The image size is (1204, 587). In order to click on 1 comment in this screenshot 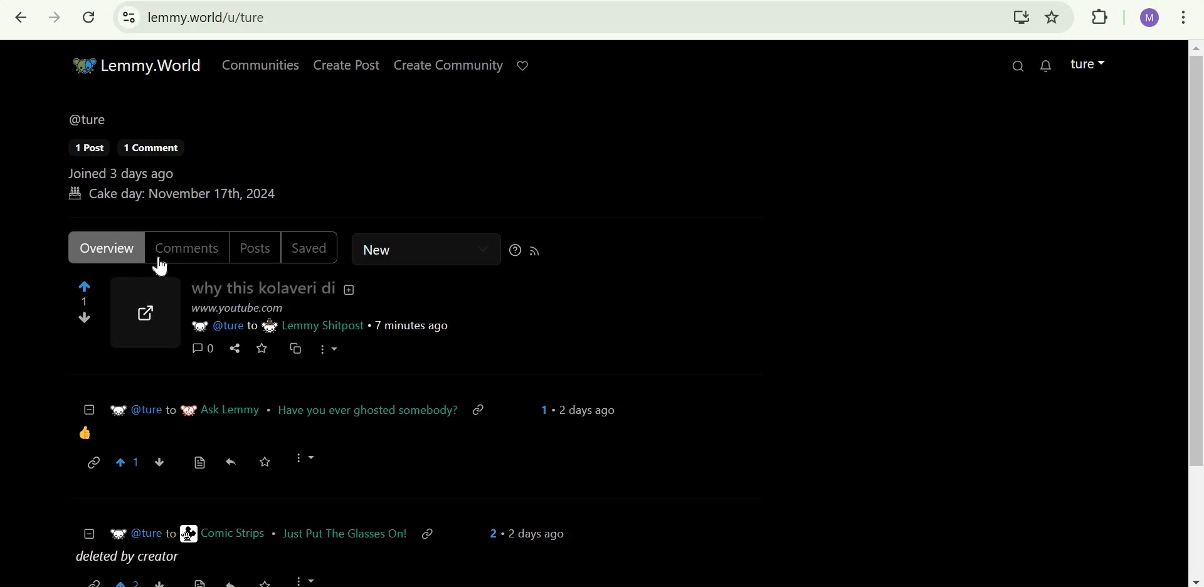, I will do `click(151, 148)`.